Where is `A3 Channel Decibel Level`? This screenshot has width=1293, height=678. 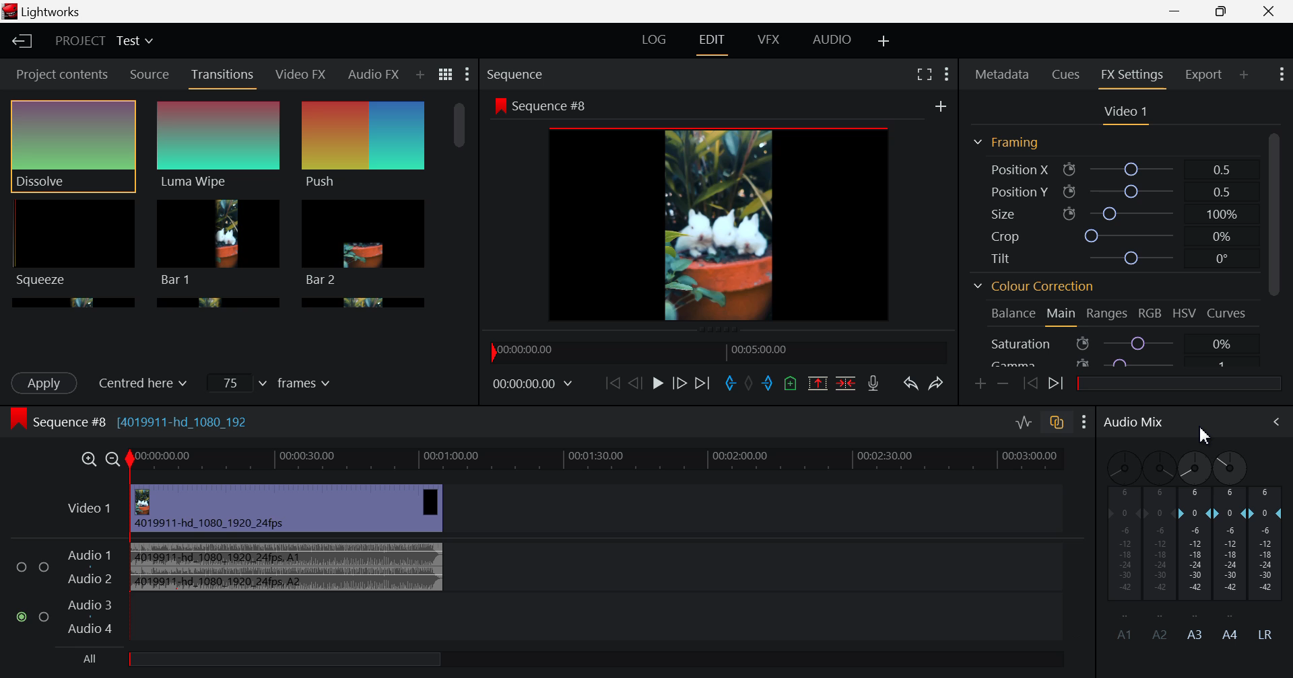
A3 Channel Decibel Level is located at coordinates (1195, 544).